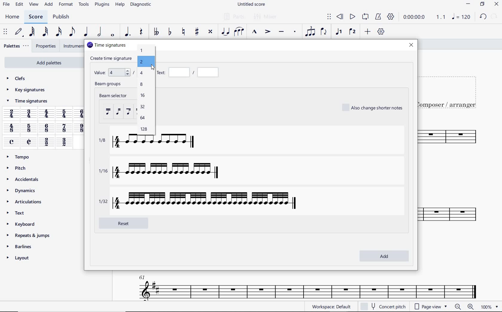 The height and width of the screenshot is (312, 502). Describe the element at coordinates (48, 114) in the screenshot. I see `4/4` at that location.